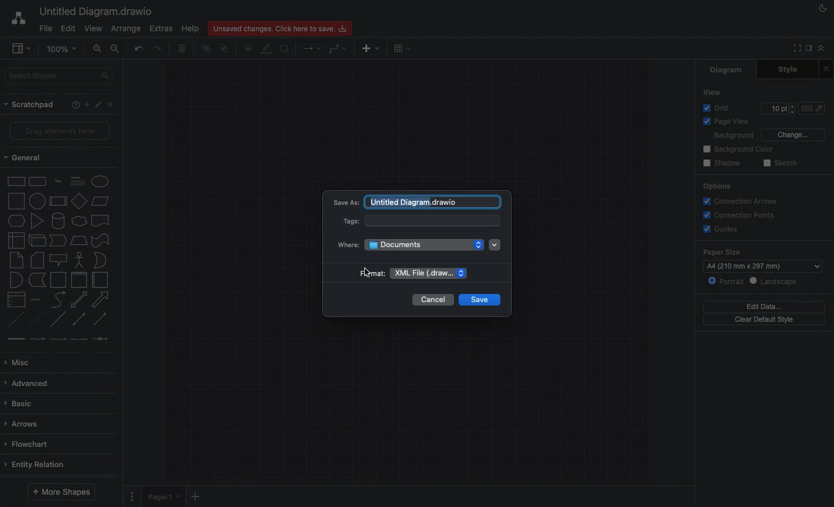  I want to click on Edit, so click(98, 104).